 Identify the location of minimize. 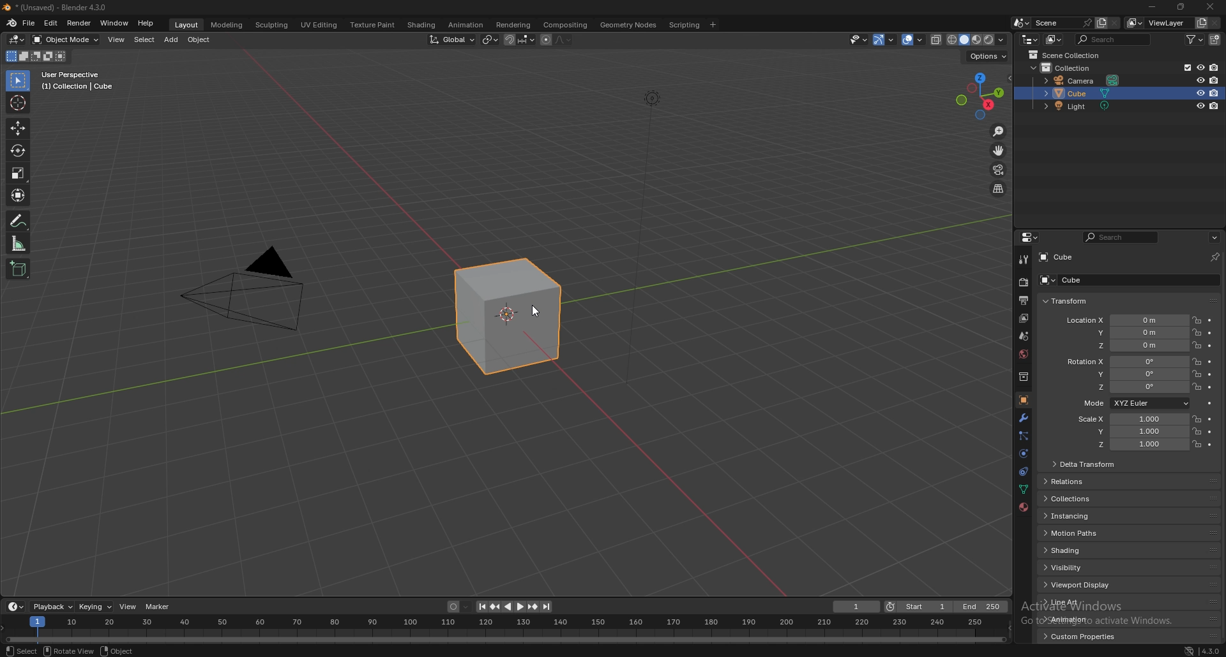
(1152, 6).